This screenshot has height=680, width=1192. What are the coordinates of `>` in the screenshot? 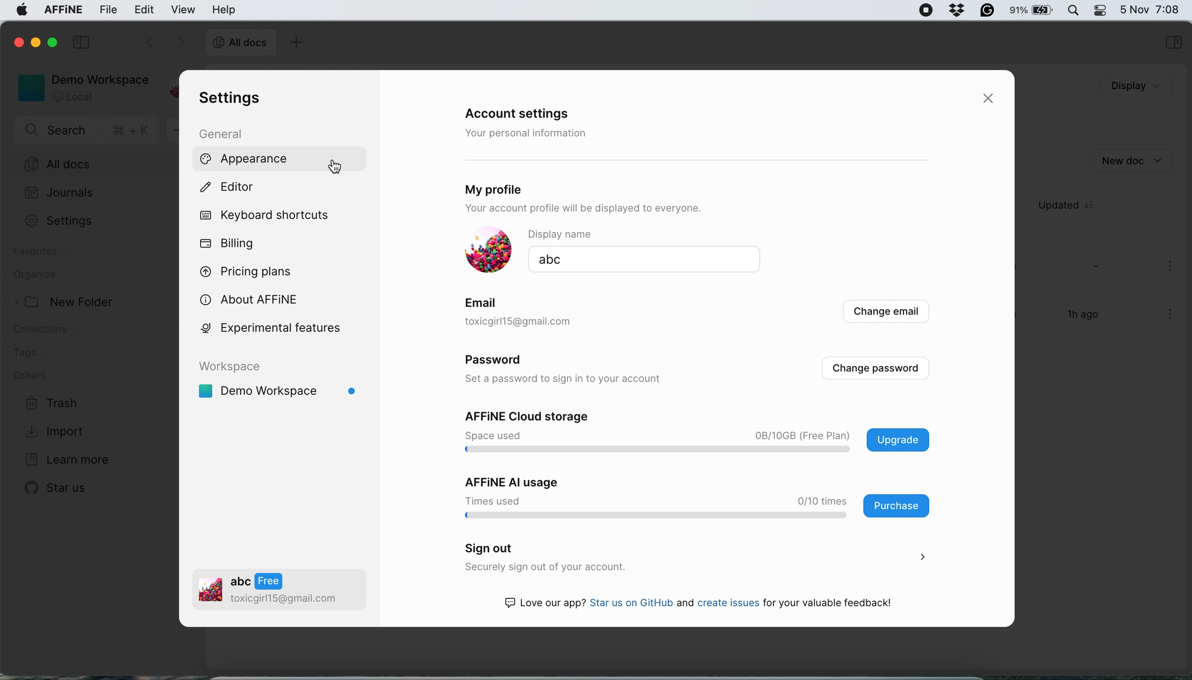 It's located at (923, 558).